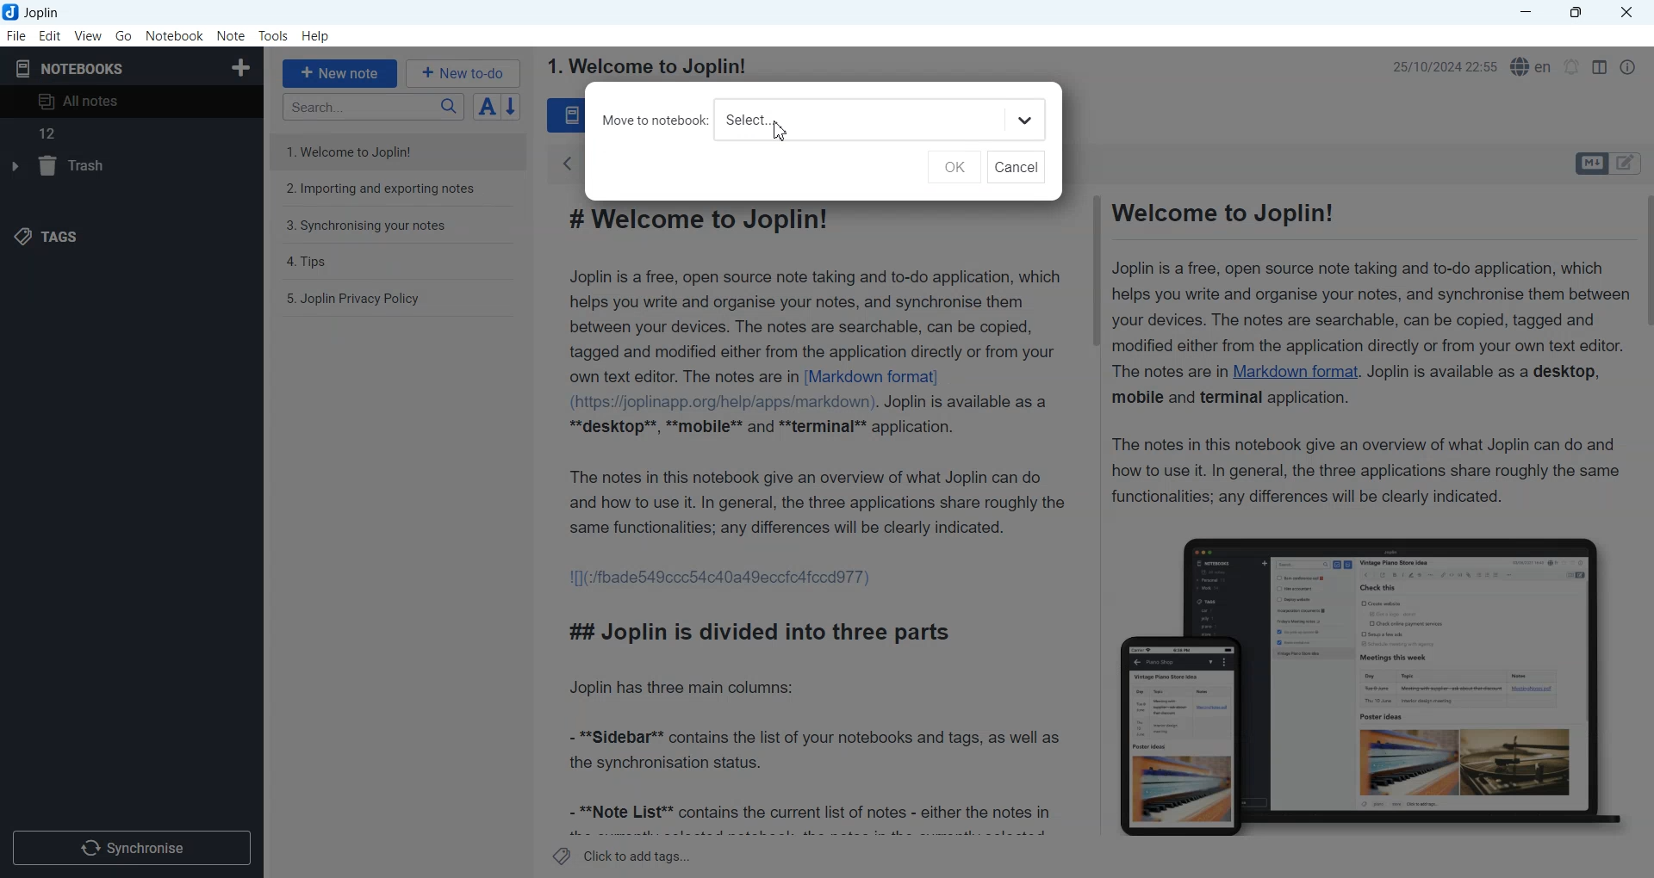 Image resolution: width=1654 pixels, height=878 pixels. I want to click on Cancel, so click(1017, 167).